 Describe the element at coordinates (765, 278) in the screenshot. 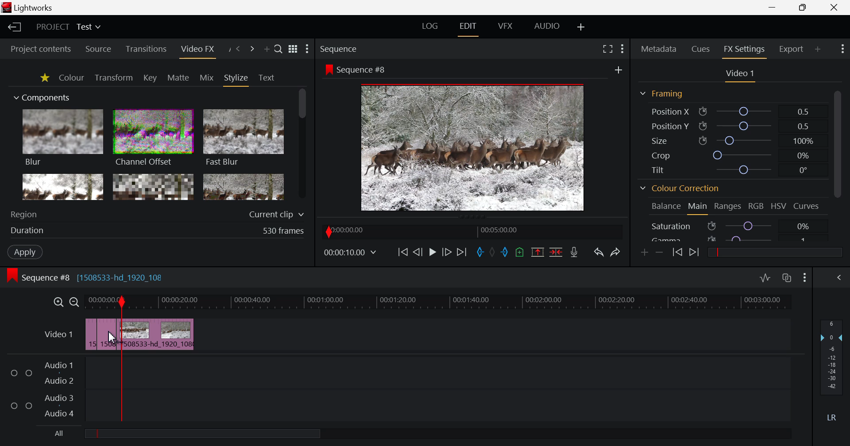

I see `Toggle audio levels editing` at that location.